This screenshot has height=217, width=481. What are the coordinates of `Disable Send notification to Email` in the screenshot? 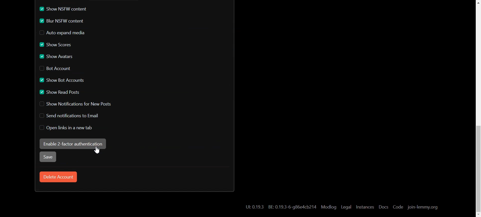 It's located at (71, 115).